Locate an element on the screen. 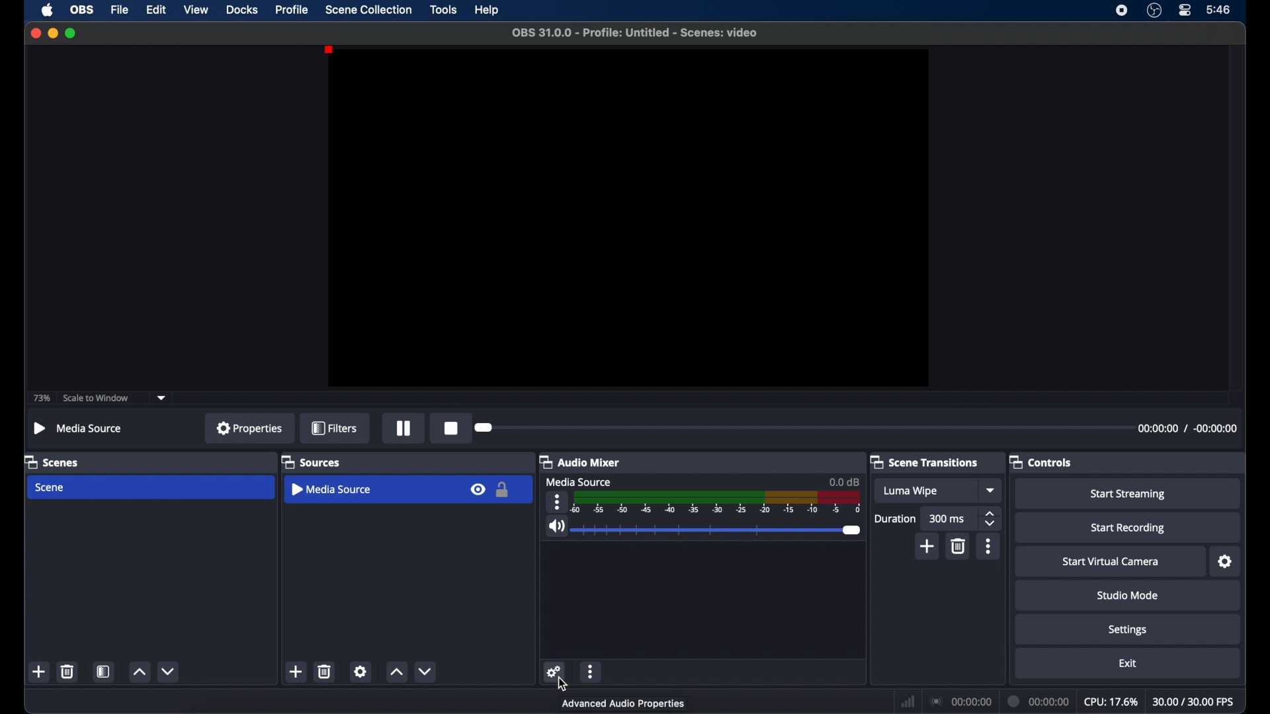  cpu is located at coordinates (1111, 702).